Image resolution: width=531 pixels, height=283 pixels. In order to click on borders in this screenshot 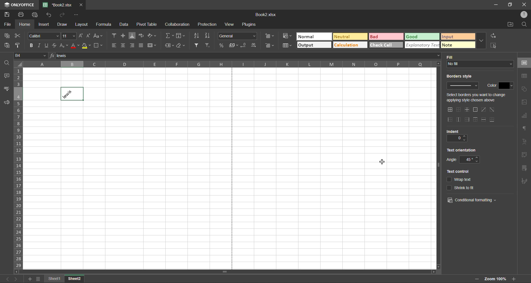, I will do `click(99, 46)`.